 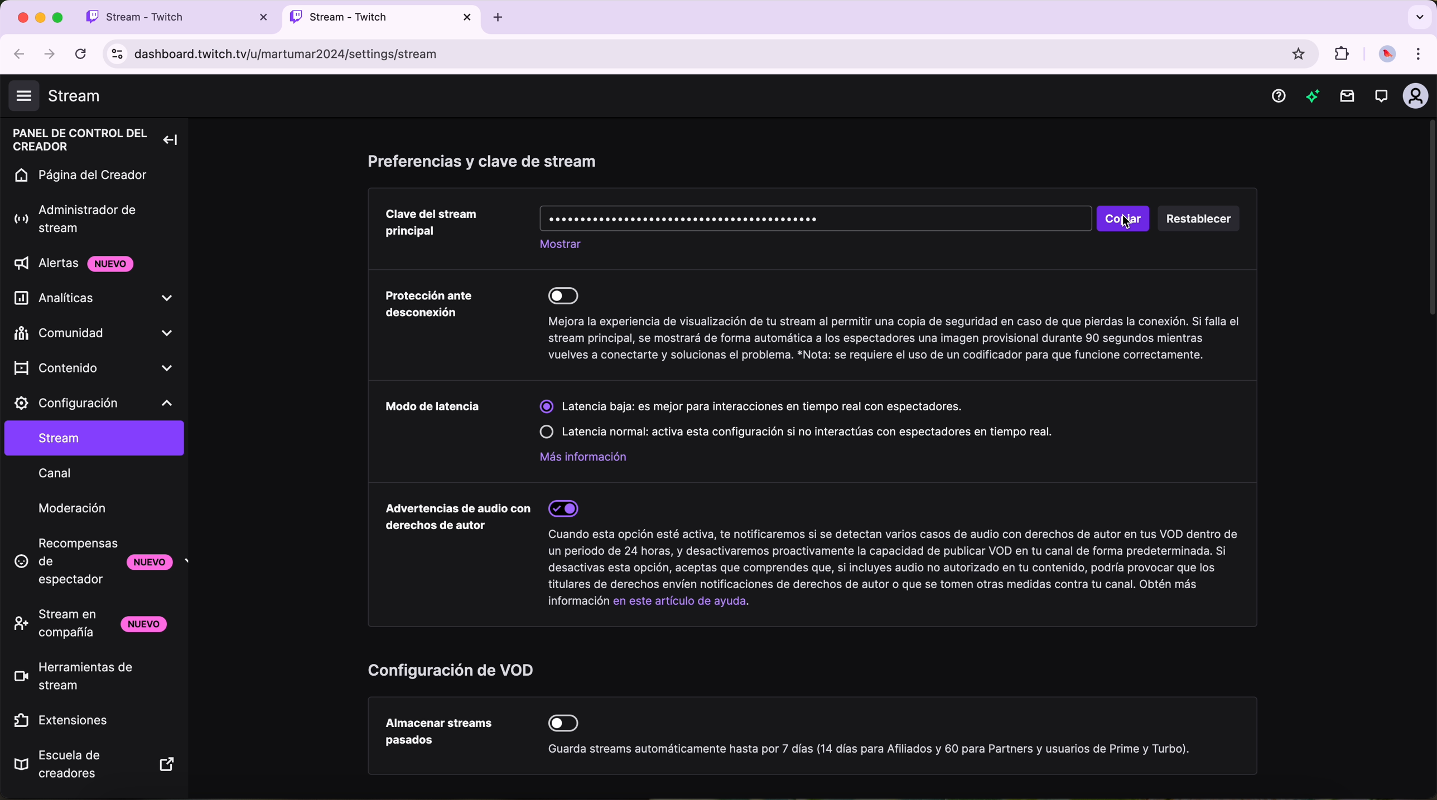 I want to click on settings, so click(x=93, y=406).